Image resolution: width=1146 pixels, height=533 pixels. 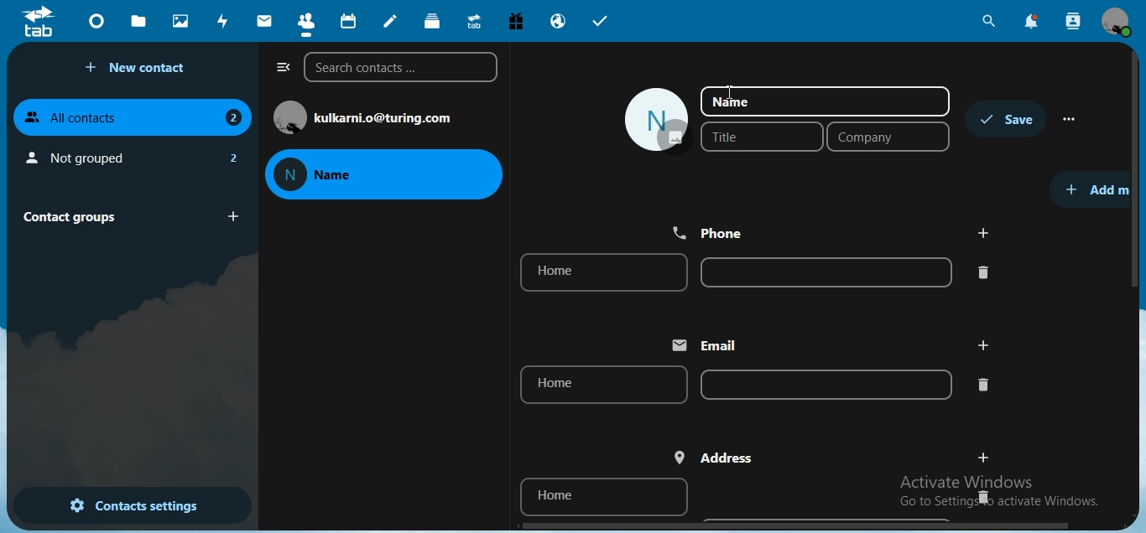 What do you see at coordinates (601, 21) in the screenshot?
I see `tasks` at bounding box center [601, 21].